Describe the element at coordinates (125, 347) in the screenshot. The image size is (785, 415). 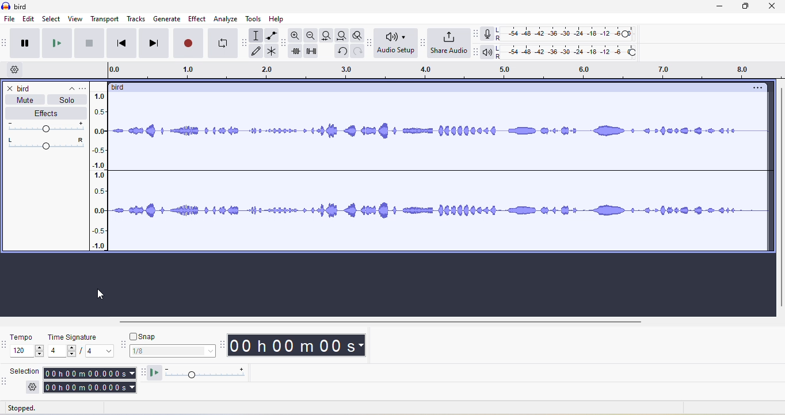
I see `audacity snapping toolbar` at that location.